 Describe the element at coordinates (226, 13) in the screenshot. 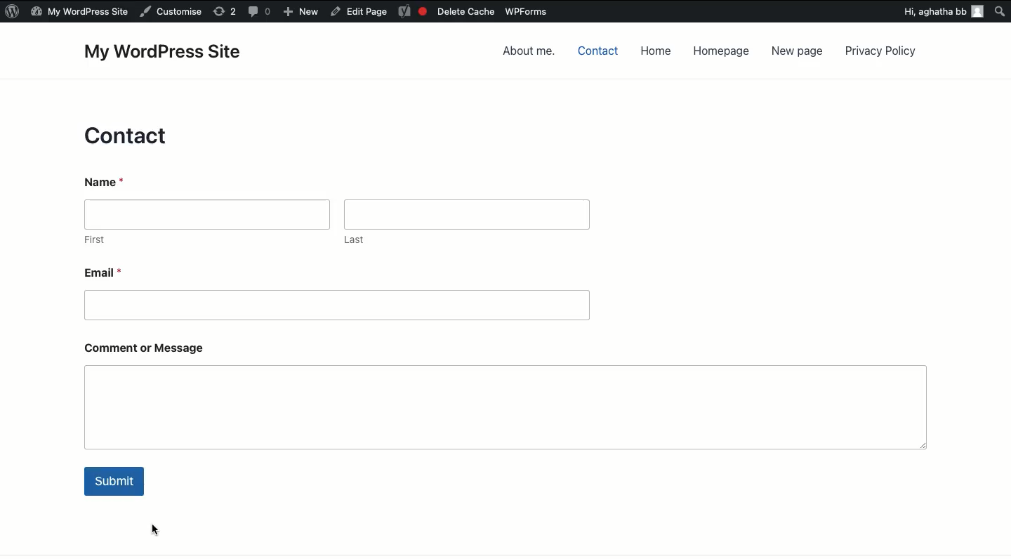

I see `refresh` at that location.